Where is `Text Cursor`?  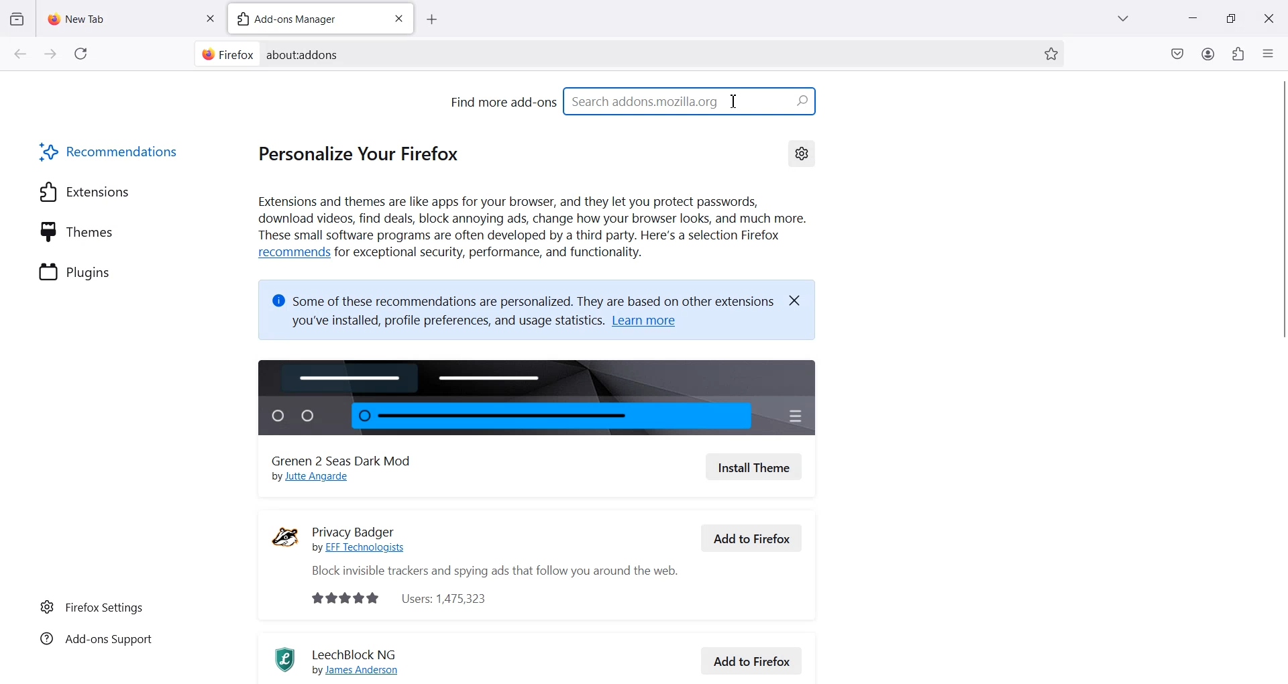
Text Cursor is located at coordinates (734, 101).